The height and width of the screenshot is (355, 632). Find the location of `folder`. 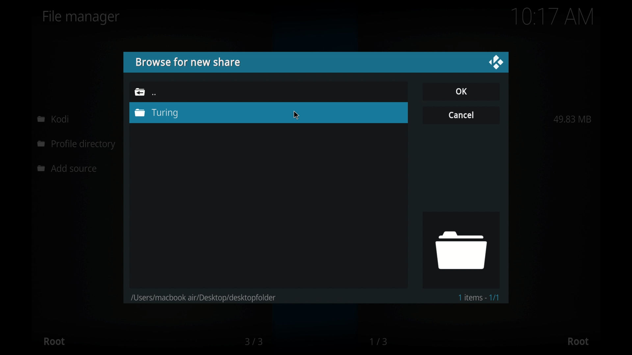

folder is located at coordinates (140, 92).